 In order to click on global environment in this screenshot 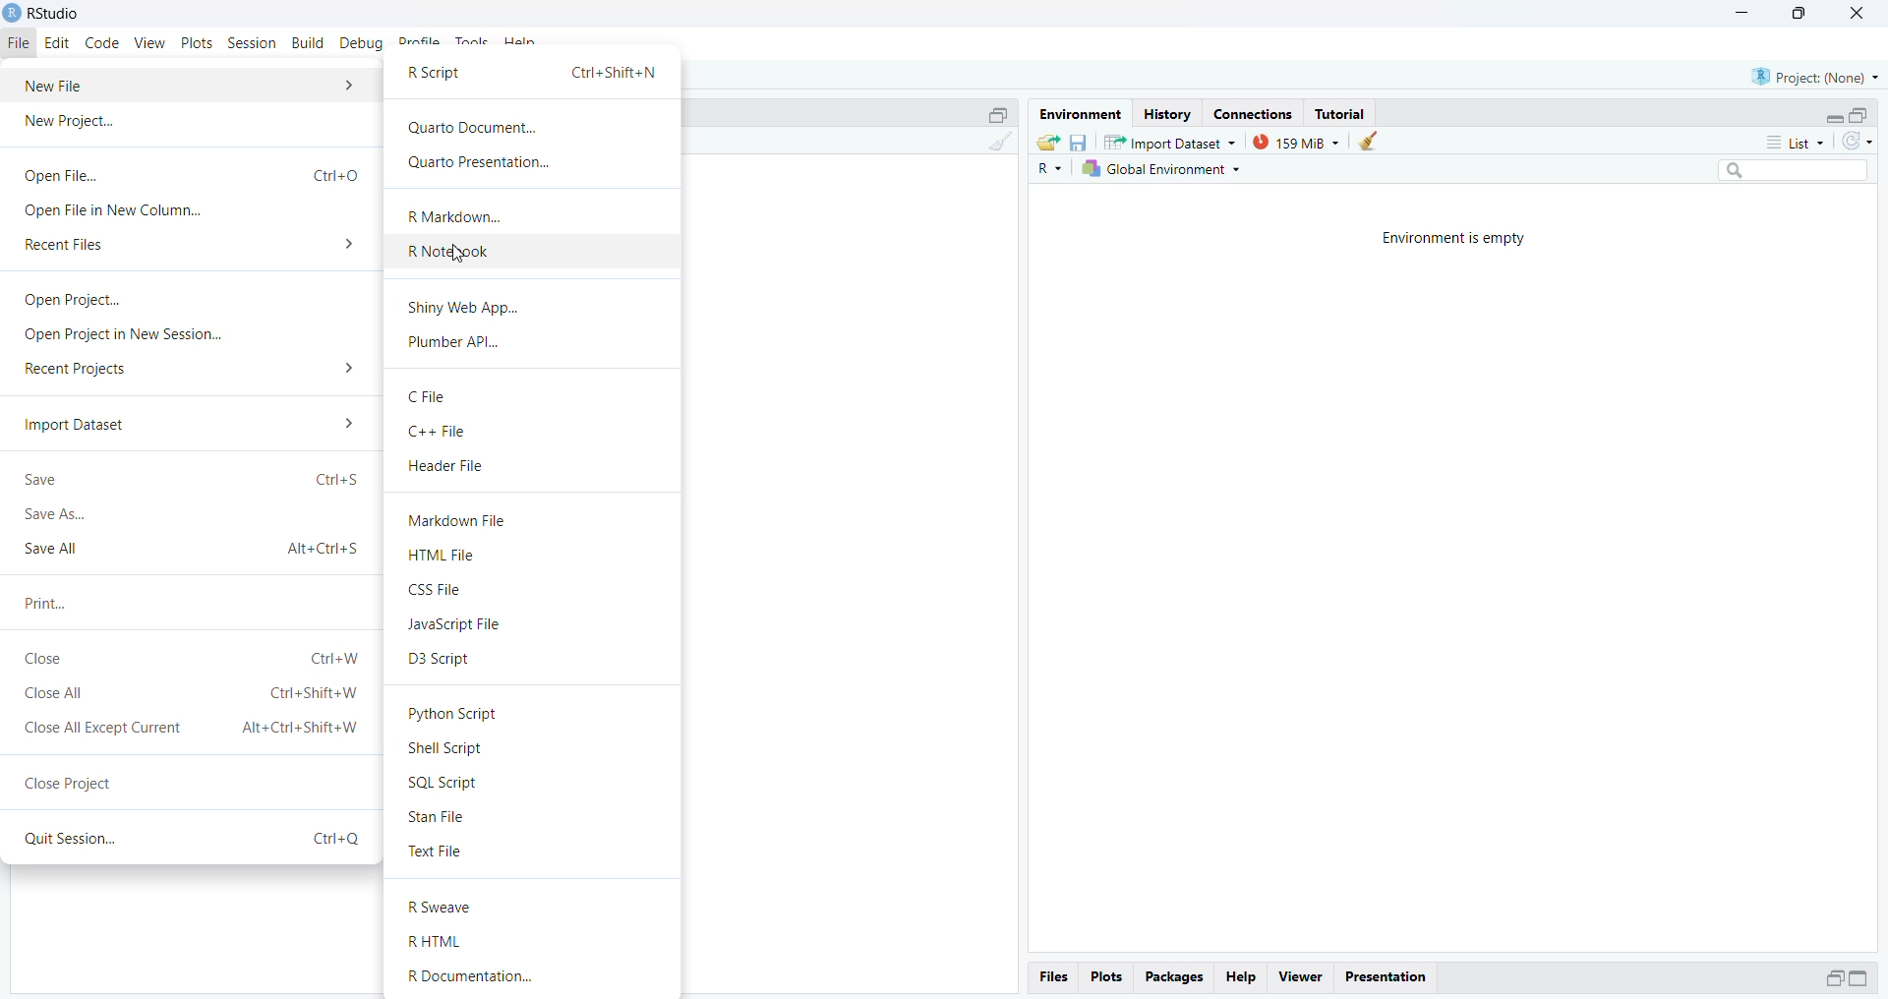, I will do `click(1159, 170)`.